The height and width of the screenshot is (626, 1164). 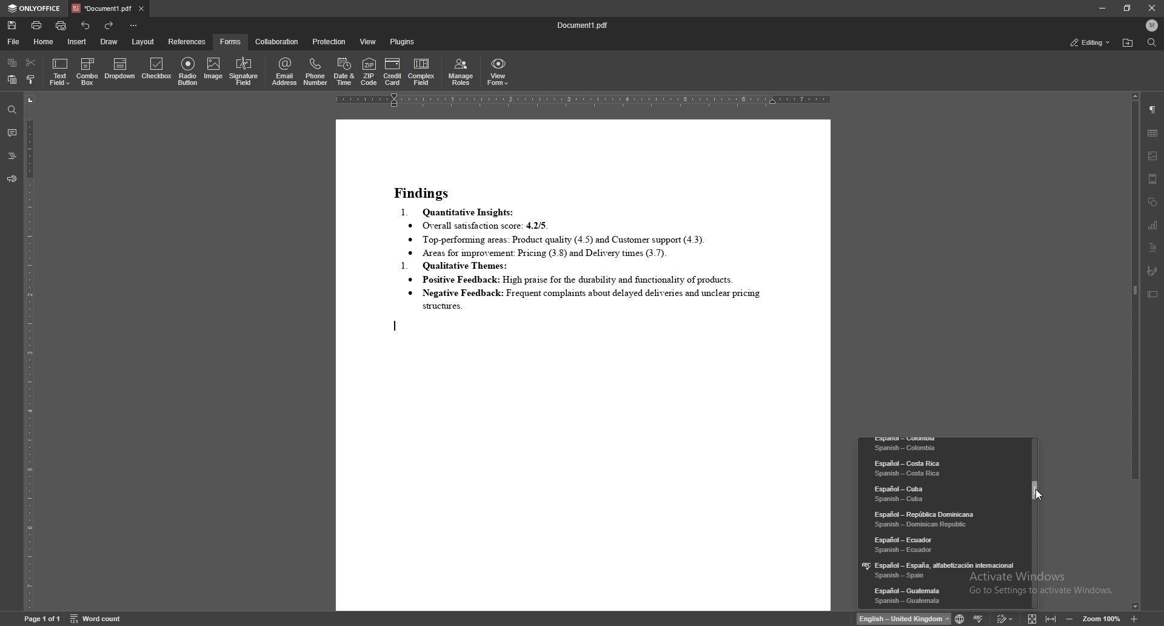 I want to click on language, so click(x=940, y=544).